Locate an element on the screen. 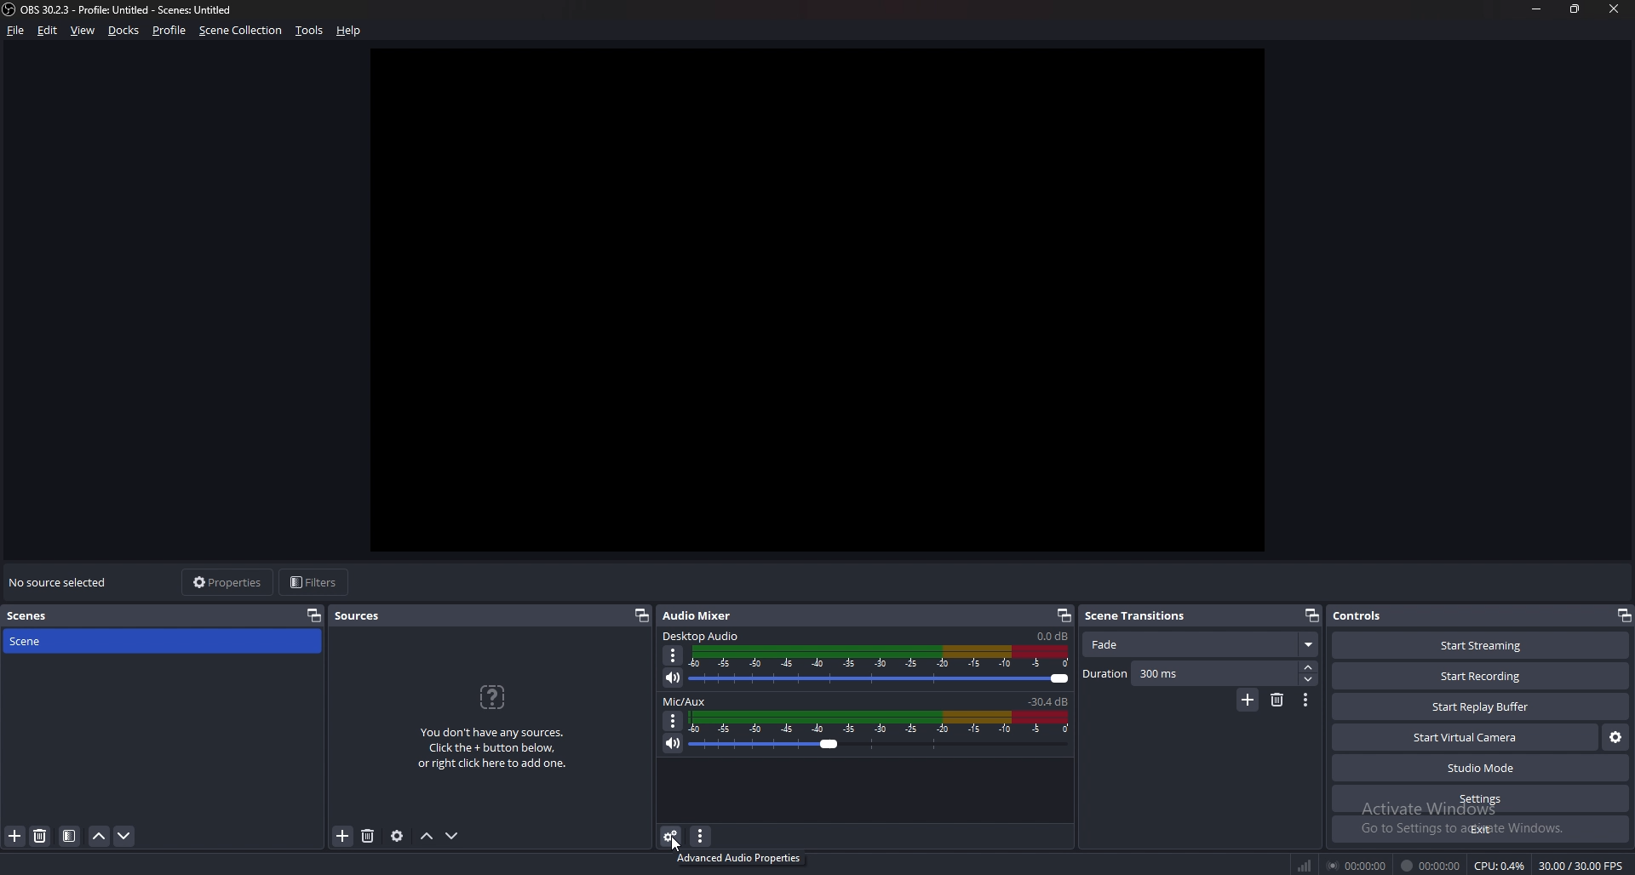 This screenshot has width=1635, height=875. move scene up is located at coordinates (100, 837).